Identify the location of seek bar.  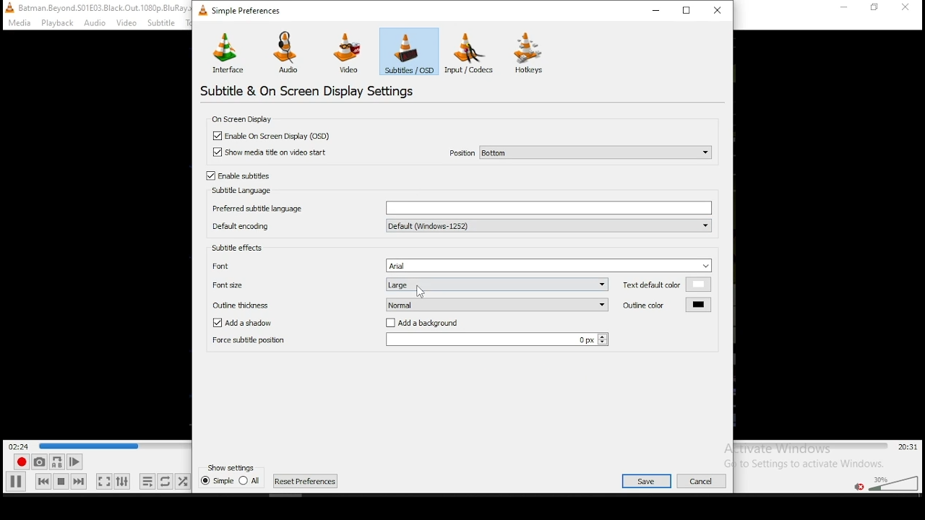
(812, 446).